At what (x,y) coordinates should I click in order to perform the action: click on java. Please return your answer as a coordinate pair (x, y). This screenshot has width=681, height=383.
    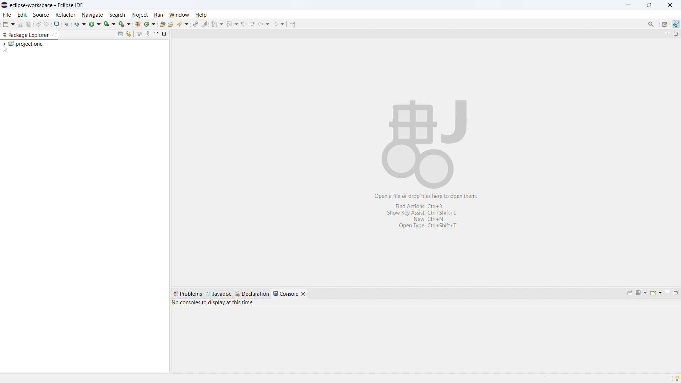
    Looking at the image, I should click on (676, 24).